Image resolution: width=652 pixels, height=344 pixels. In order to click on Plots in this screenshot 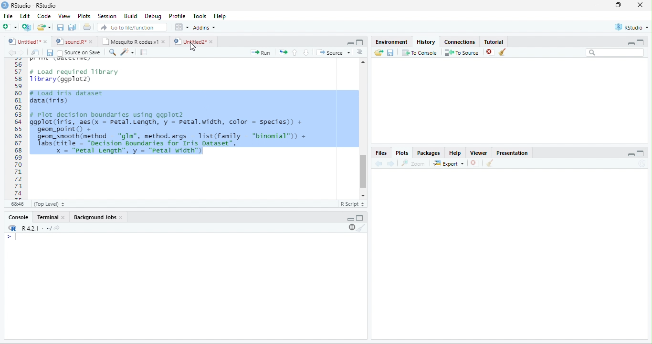, I will do `click(84, 16)`.